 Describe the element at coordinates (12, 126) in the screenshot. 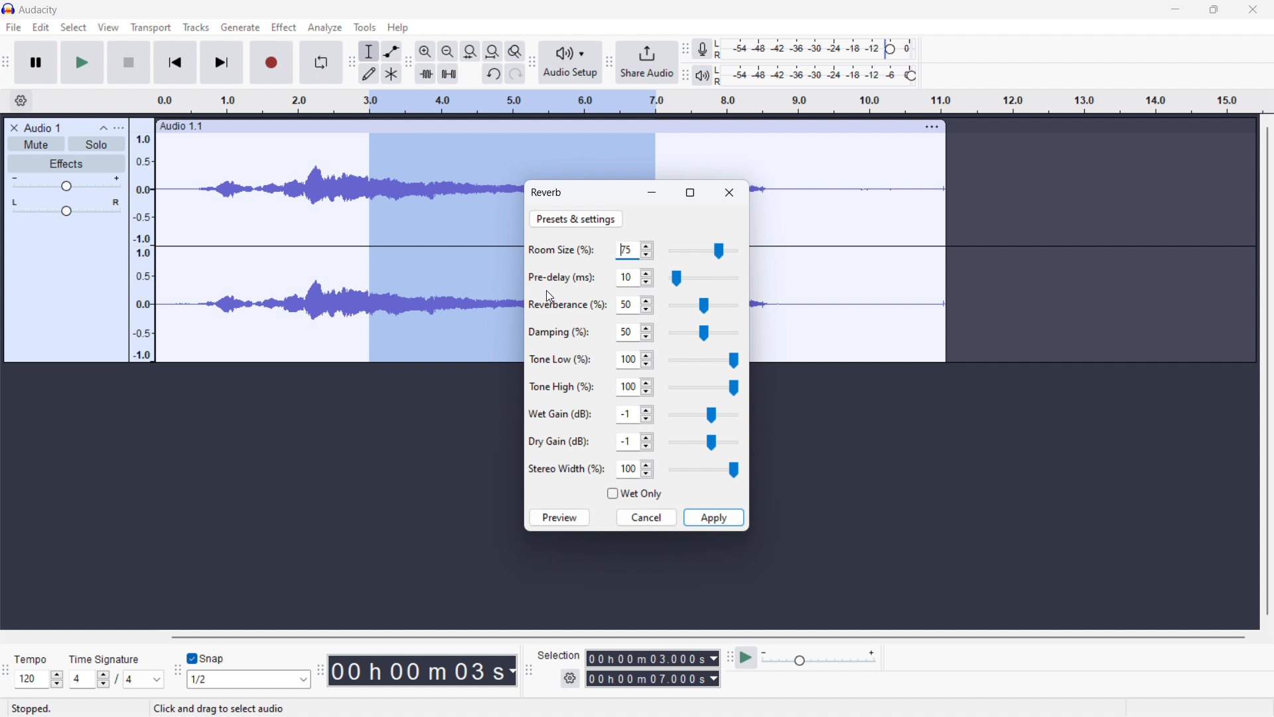

I see `close audio` at that location.